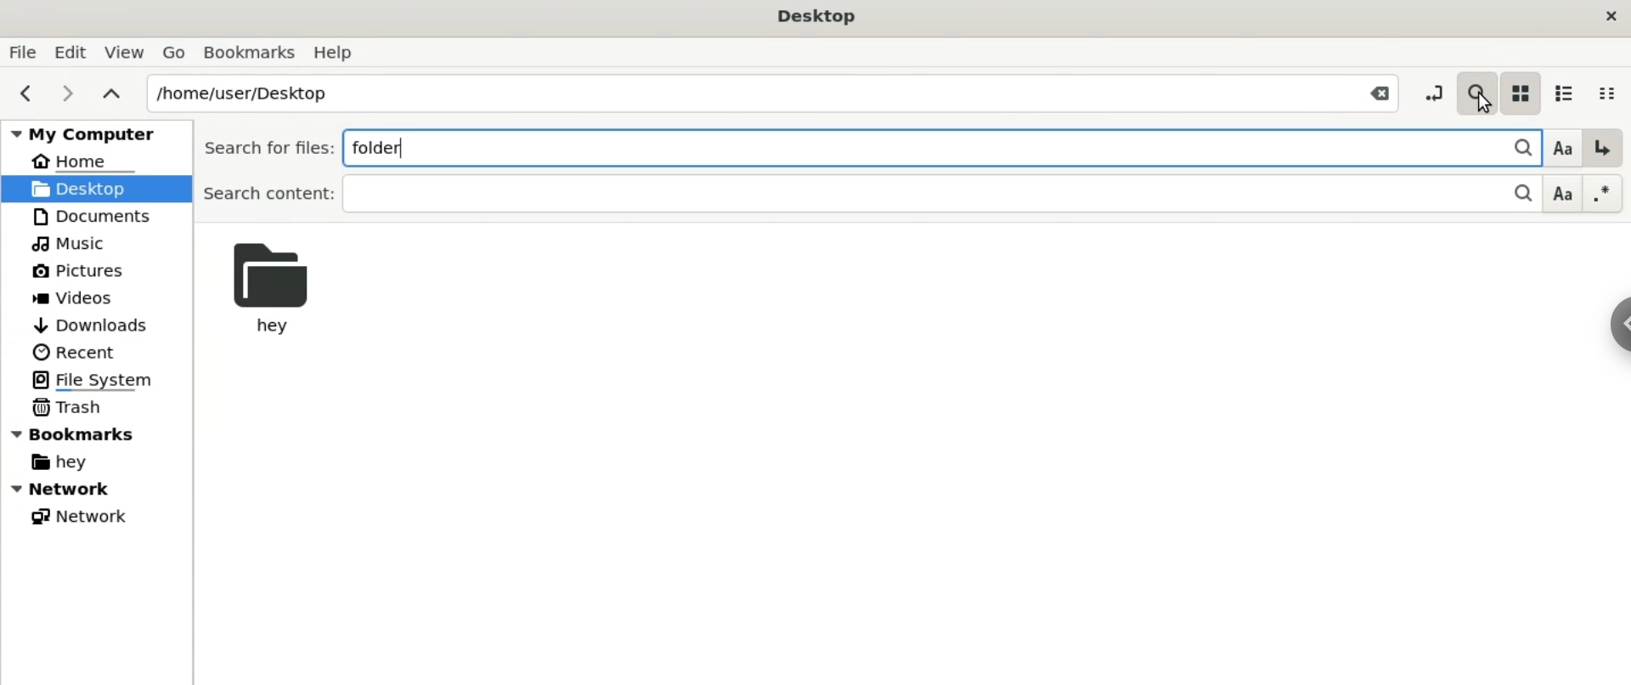 The height and width of the screenshot is (685, 1631). I want to click on toggle location entry, so click(1432, 88).